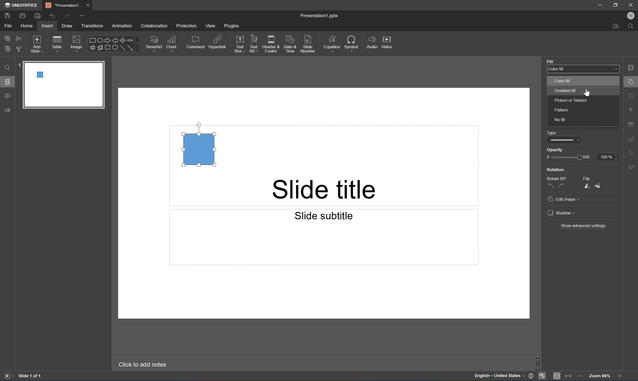 The image size is (638, 381). I want to click on Draw, so click(68, 26).